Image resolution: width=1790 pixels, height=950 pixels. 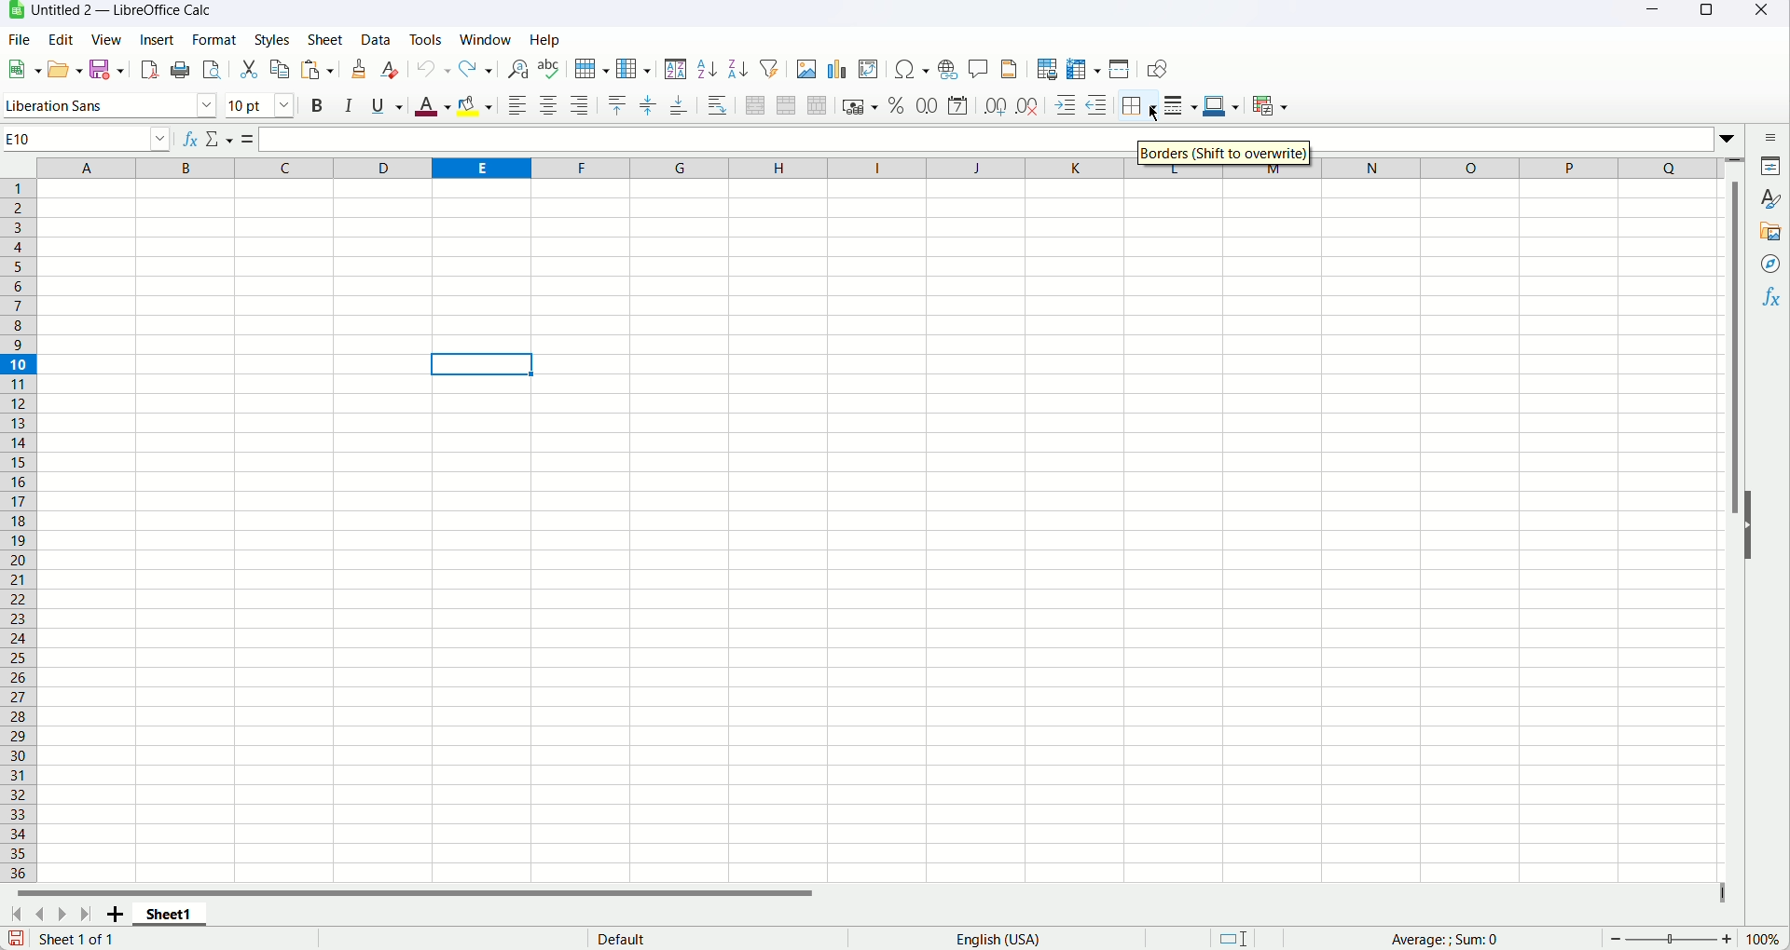 What do you see at coordinates (251, 139) in the screenshot?
I see `Formula` at bounding box center [251, 139].